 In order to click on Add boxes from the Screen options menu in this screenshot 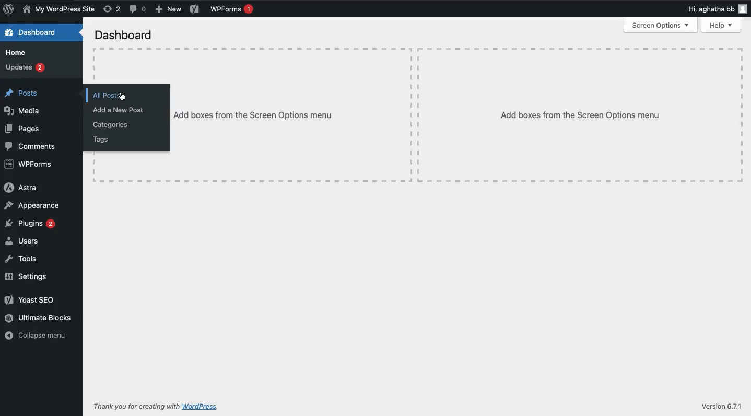, I will do `click(580, 115)`.